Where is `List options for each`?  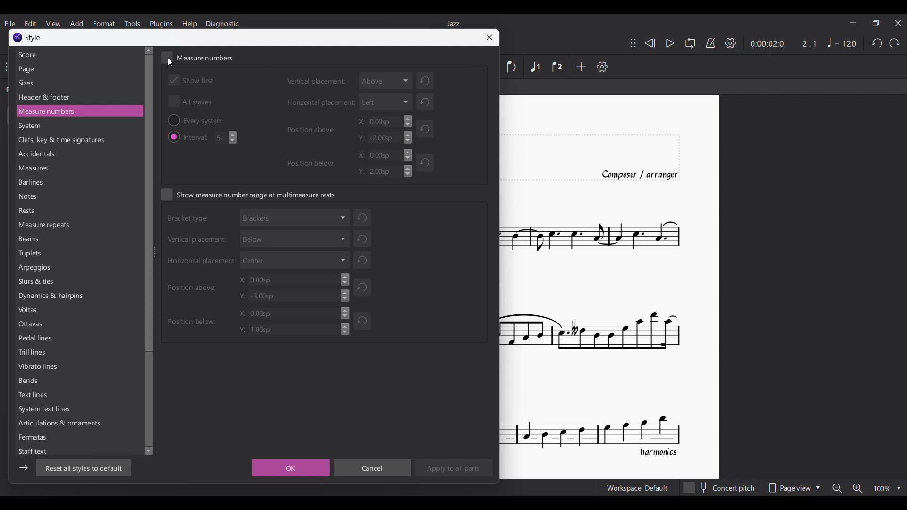
List options for each is located at coordinates (386, 80).